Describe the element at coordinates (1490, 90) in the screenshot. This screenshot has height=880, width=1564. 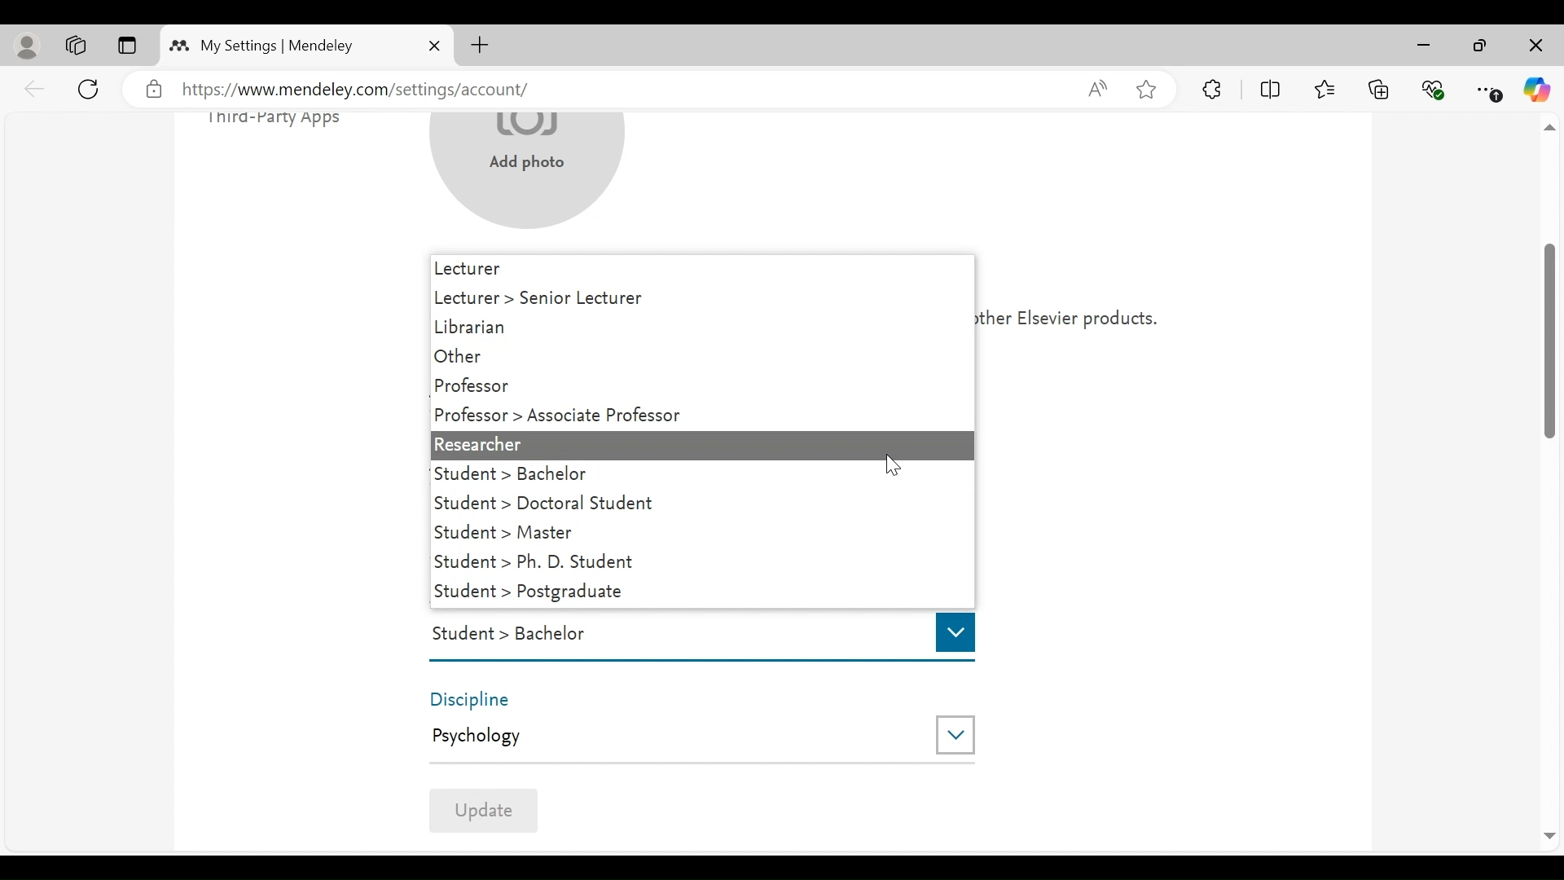
I see `Settings and More` at that location.